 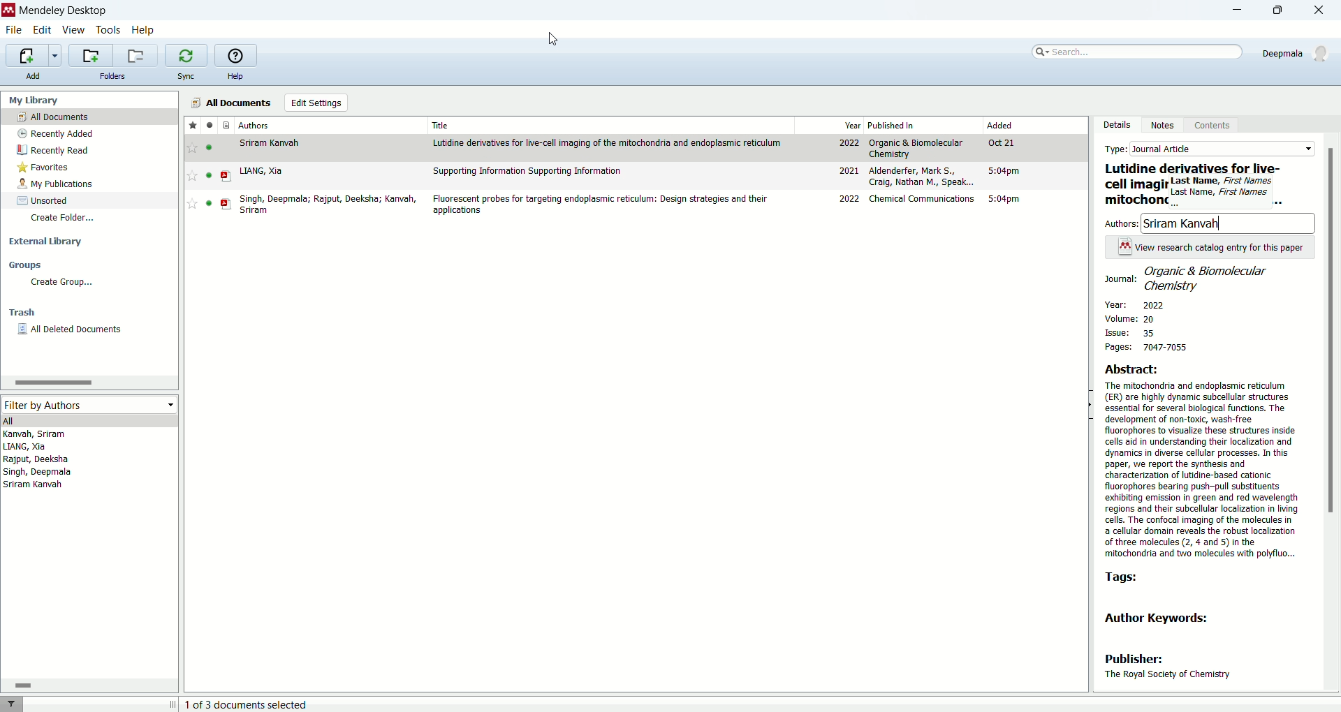 What do you see at coordinates (88, 382) in the screenshot?
I see `horizontal scroll bar` at bounding box center [88, 382].